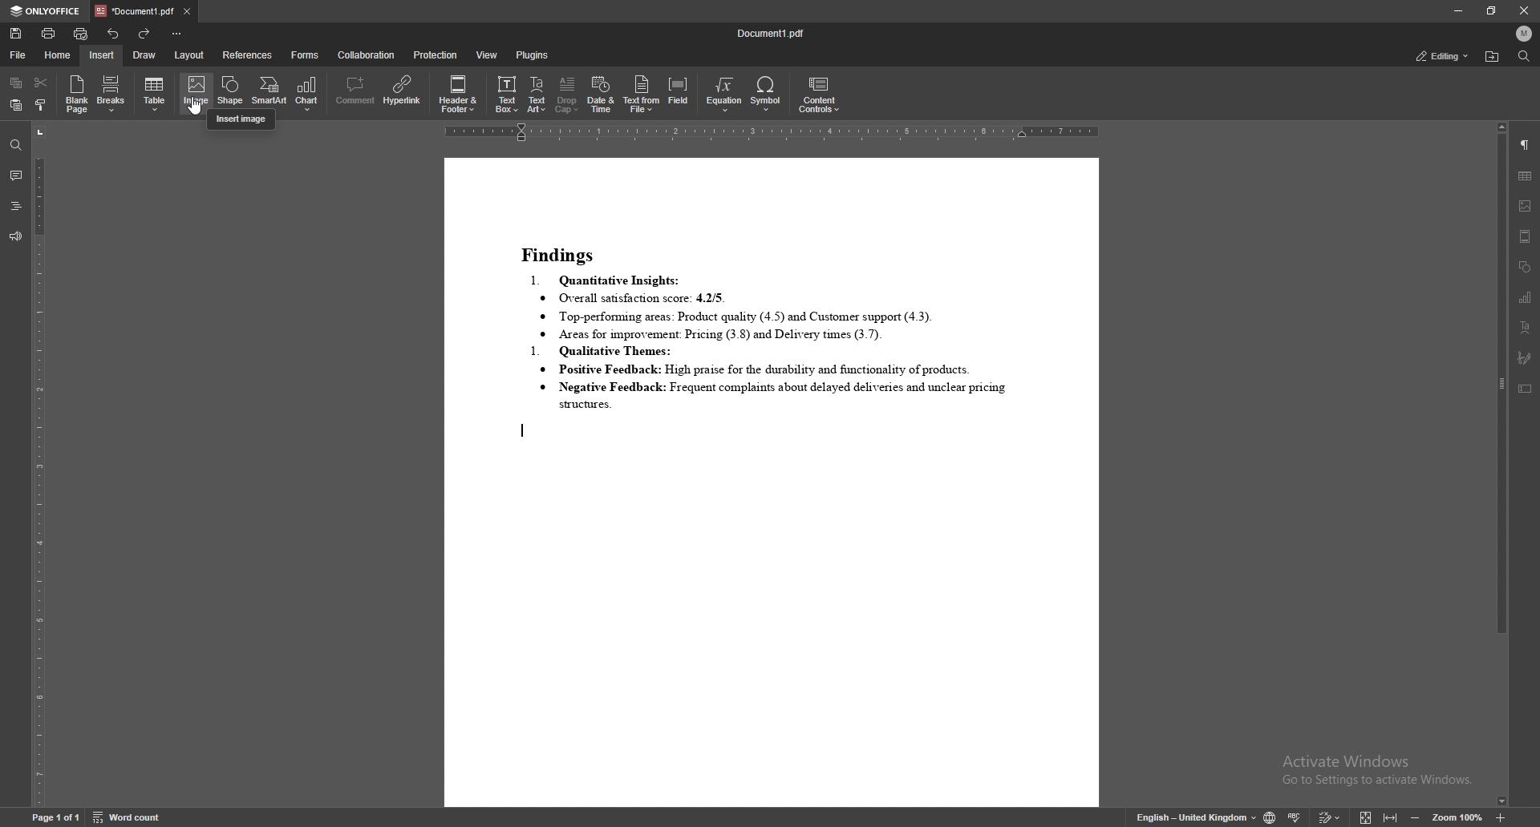  I want to click on resize, so click(1493, 11).